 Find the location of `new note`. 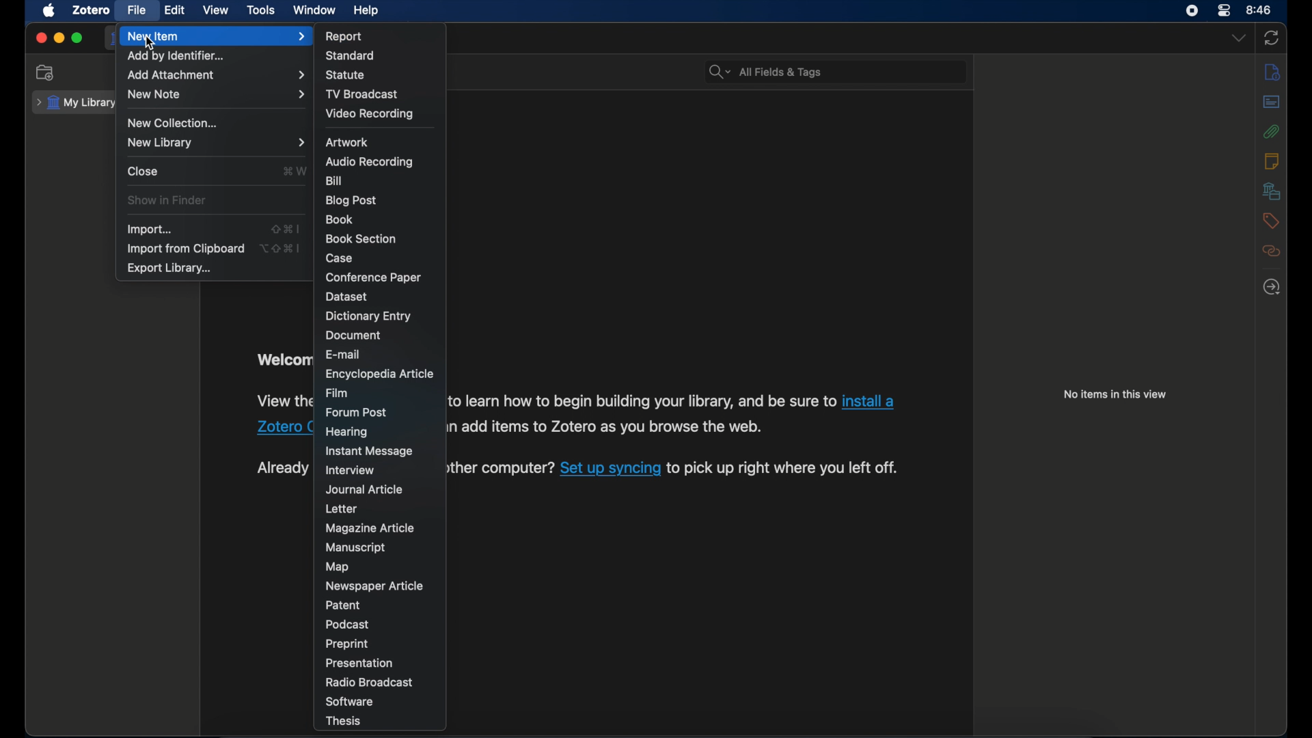

new note is located at coordinates (215, 95).